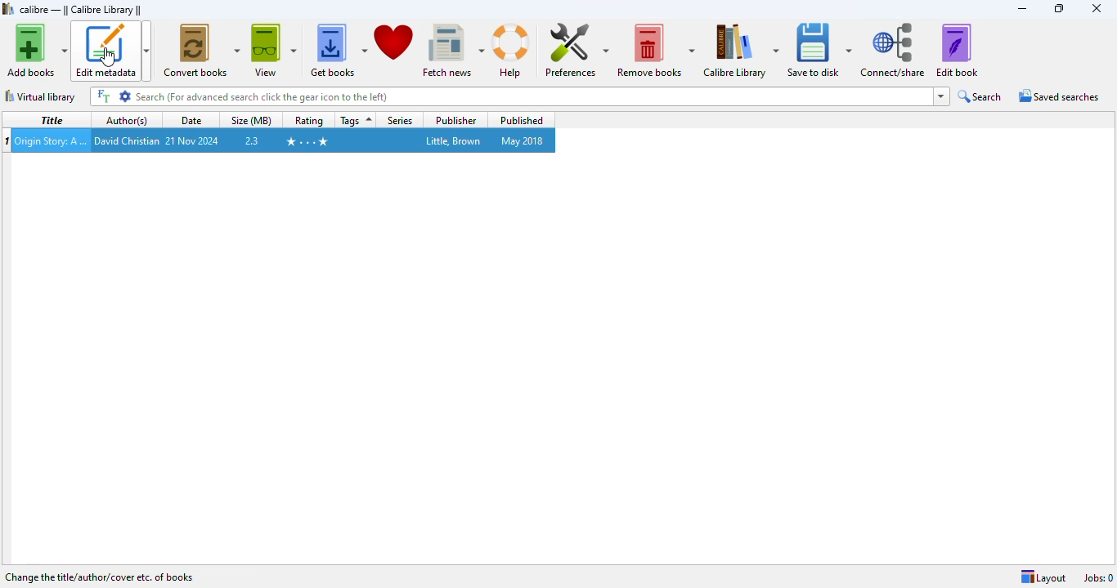 The height and width of the screenshot is (588, 1117). I want to click on preferences, so click(576, 49).